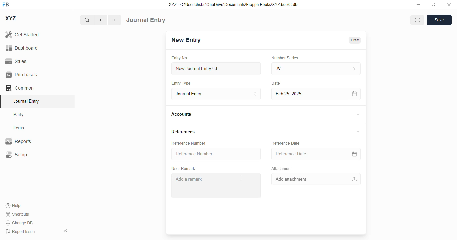 The height and width of the screenshot is (240, 457). I want to click on common, so click(20, 88).